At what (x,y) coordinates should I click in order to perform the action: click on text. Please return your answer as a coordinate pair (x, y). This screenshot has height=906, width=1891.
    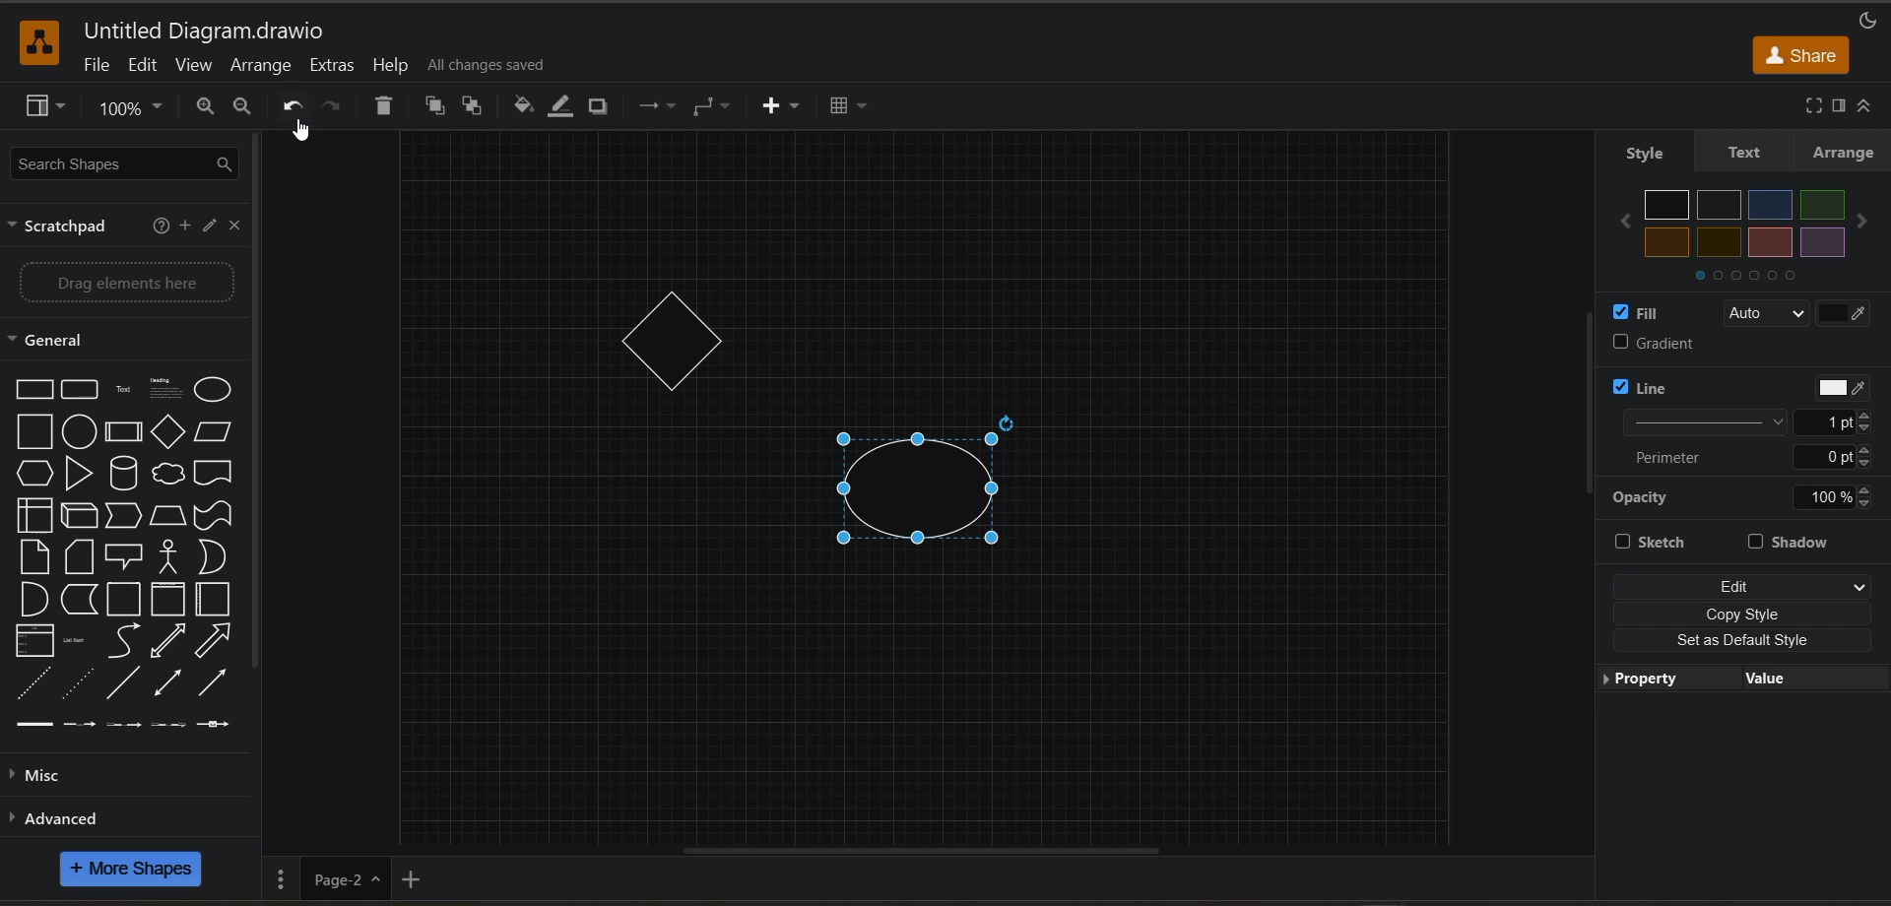
    Looking at the image, I should click on (1748, 155).